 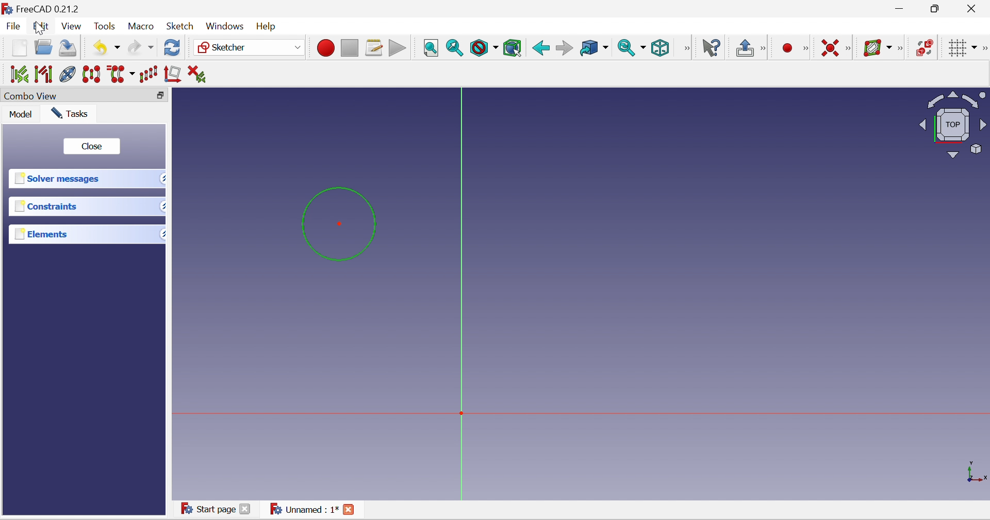 What do you see at coordinates (68, 74) in the screenshot?
I see `Clone` at bounding box center [68, 74].